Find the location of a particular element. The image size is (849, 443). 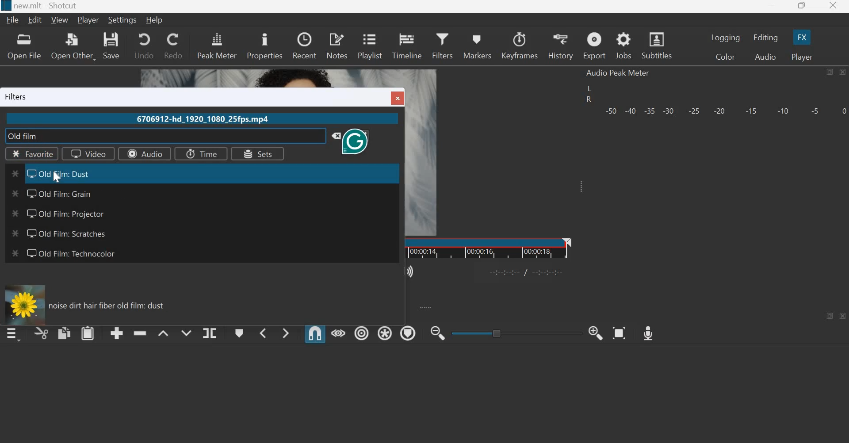

maximize is located at coordinates (801, 7).